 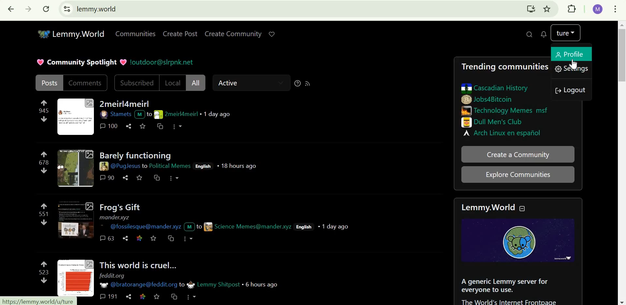 I want to click on posts, so click(x=50, y=82).